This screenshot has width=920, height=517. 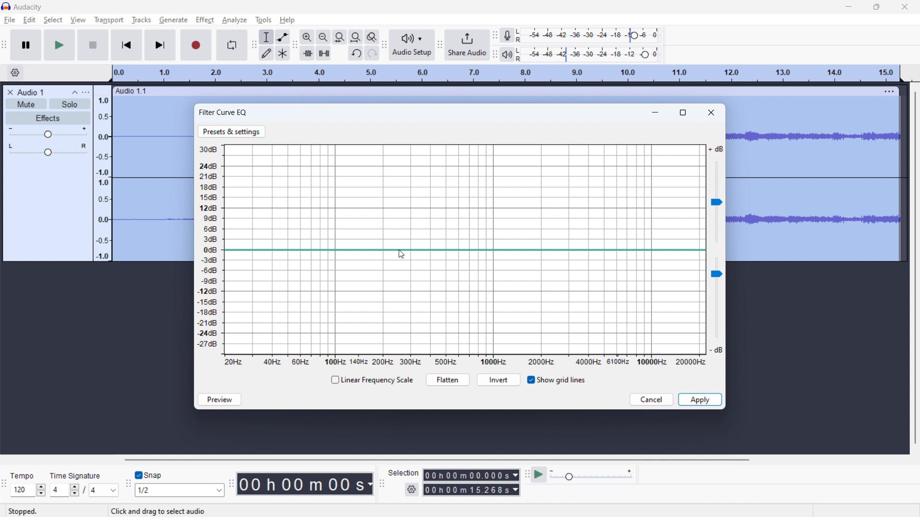 I want to click on tools toolbar, so click(x=253, y=45).